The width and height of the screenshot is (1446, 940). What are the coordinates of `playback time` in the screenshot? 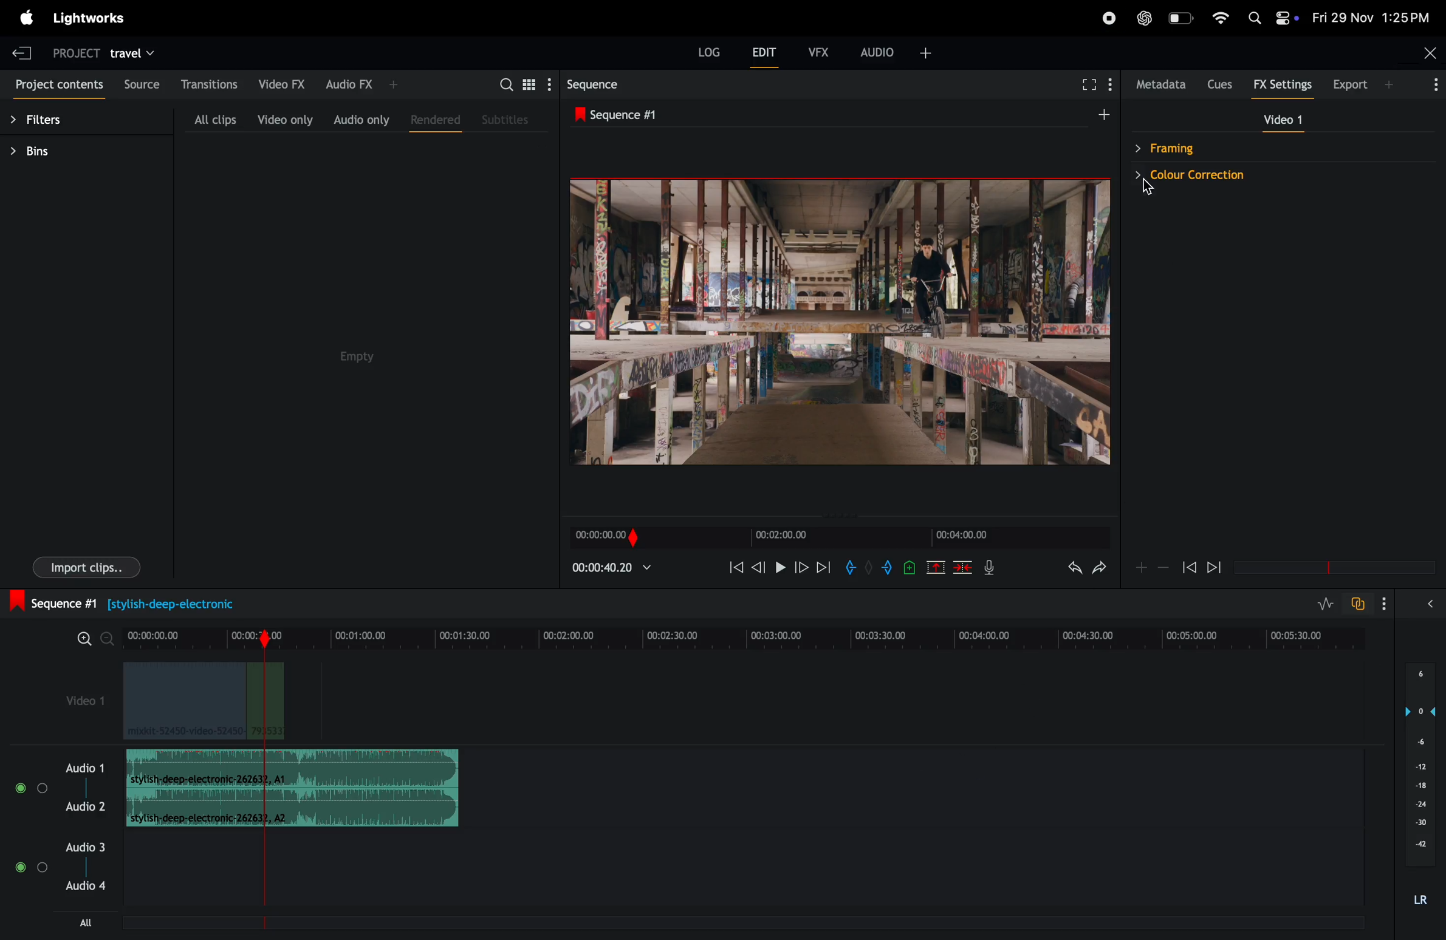 It's located at (620, 570).